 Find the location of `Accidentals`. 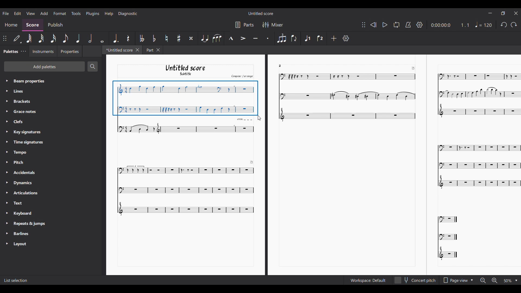

Accidentals is located at coordinates (26, 173).